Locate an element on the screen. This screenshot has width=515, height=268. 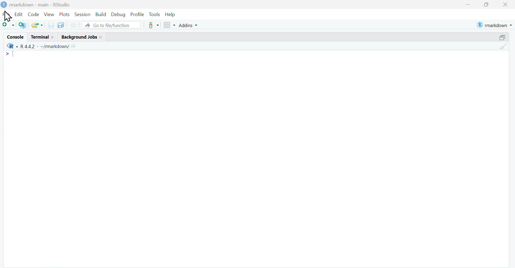
workspace panes is located at coordinates (169, 25).